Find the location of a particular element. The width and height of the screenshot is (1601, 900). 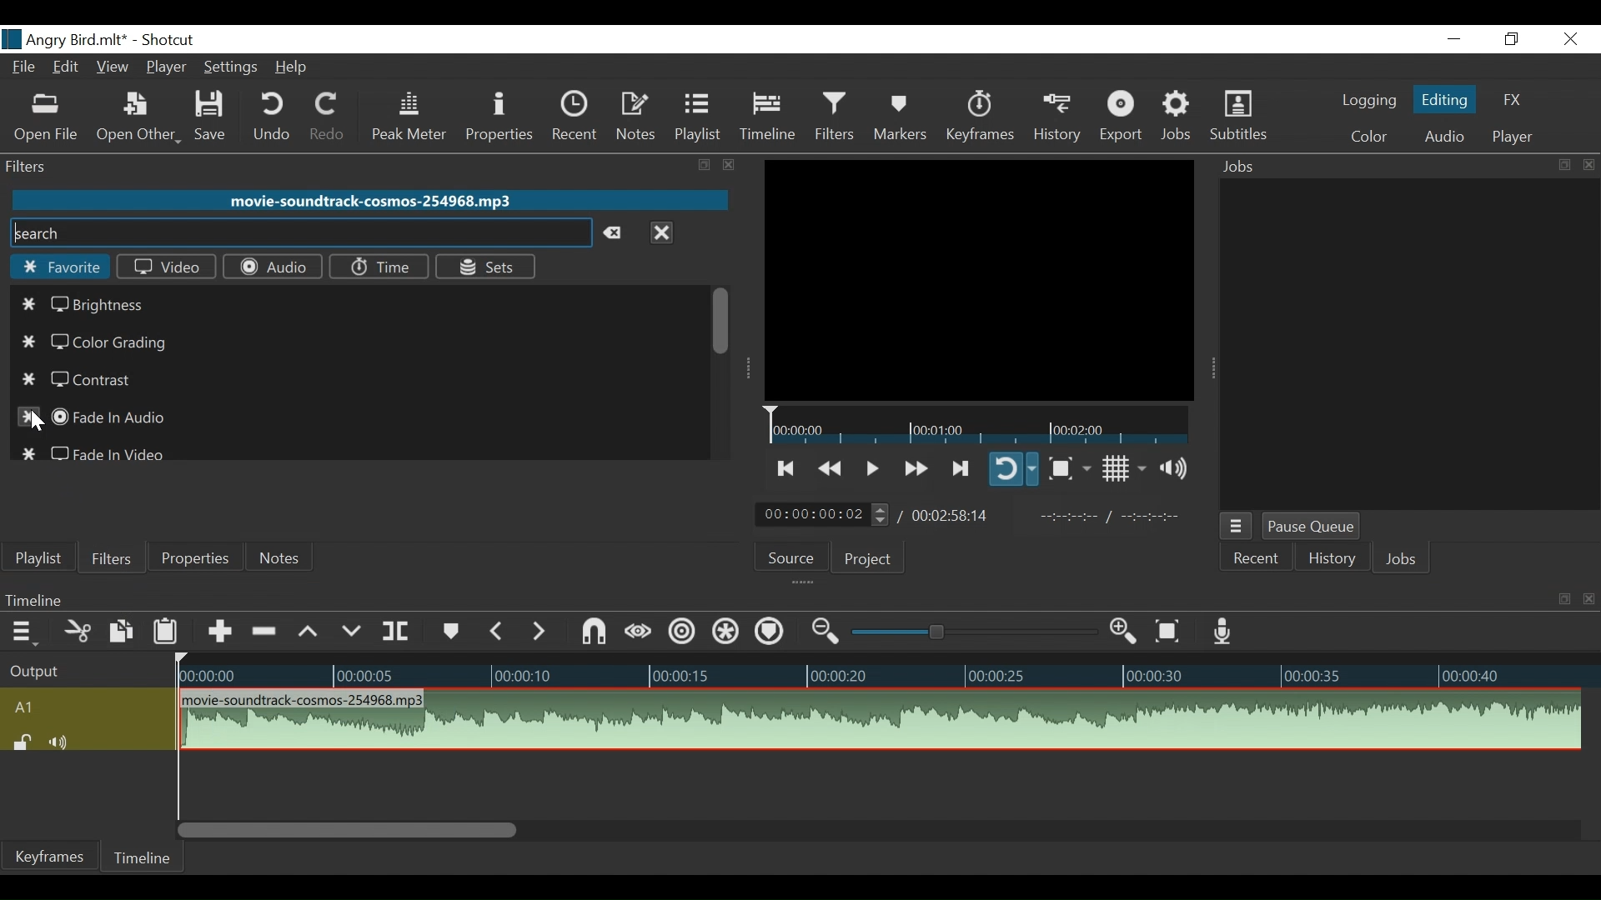

Source is located at coordinates (794, 557).